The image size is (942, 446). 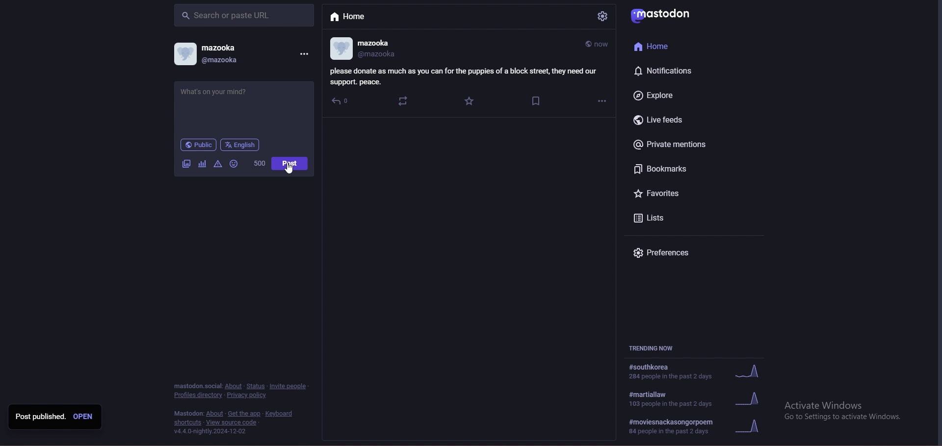 I want to click on emoji, so click(x=236, y=163).